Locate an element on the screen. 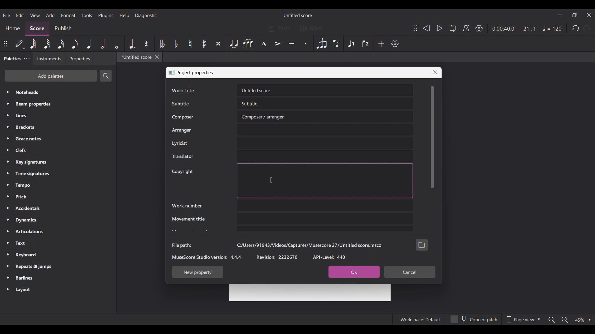  Movement title is located at coordinates (188, 219).